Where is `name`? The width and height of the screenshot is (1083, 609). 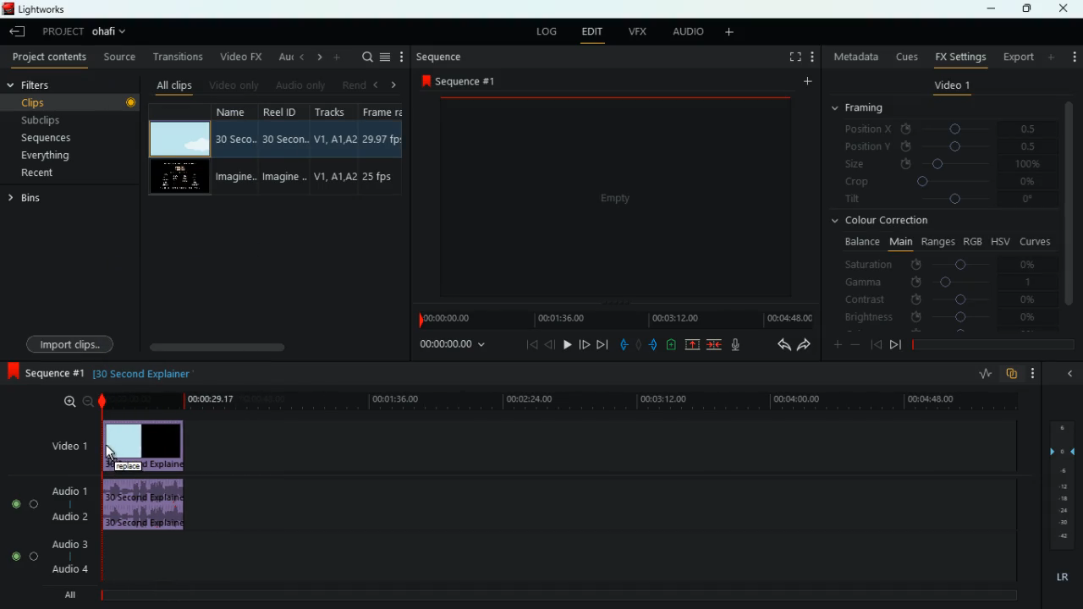
name is located at coordinates (233, 150).